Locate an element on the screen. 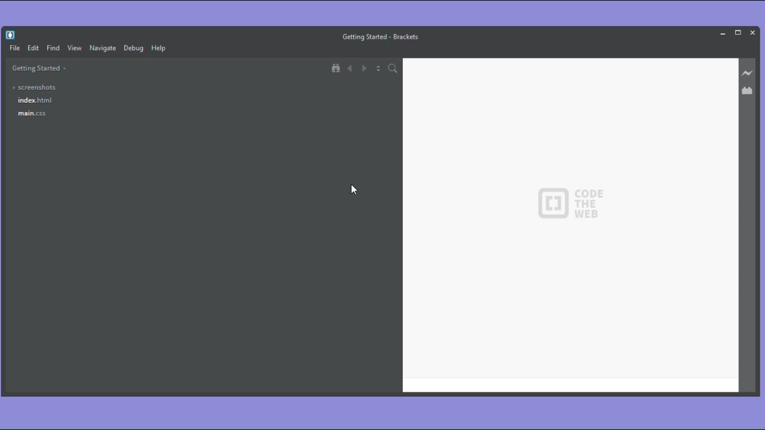  File is located at coordinates (13, 49).